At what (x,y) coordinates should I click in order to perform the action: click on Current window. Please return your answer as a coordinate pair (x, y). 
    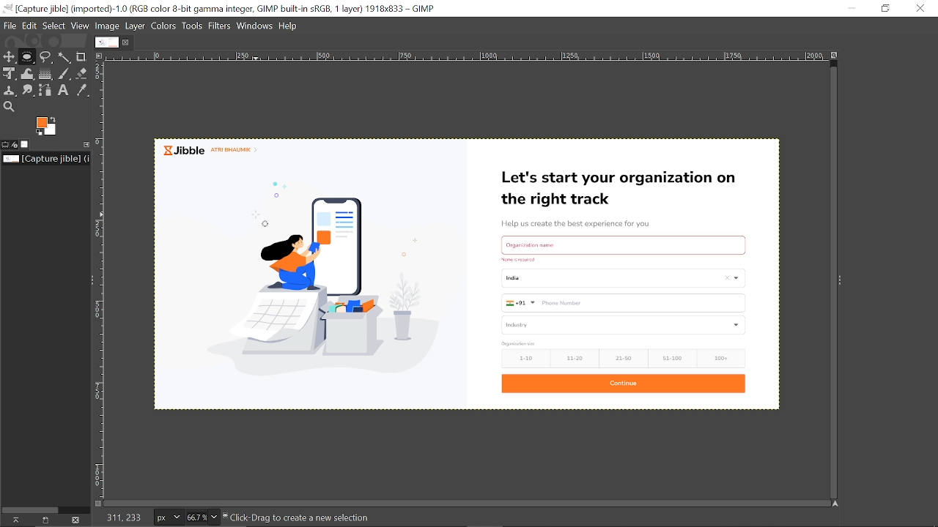
    Looking at the image, I should click on (224, 10).